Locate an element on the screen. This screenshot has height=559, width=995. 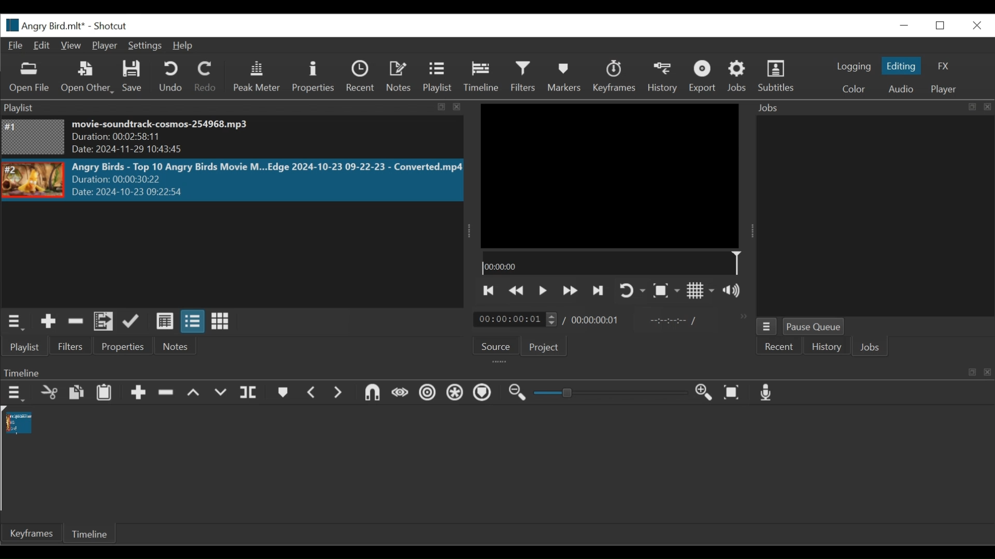
Restore is located at coordinates (942, 24).